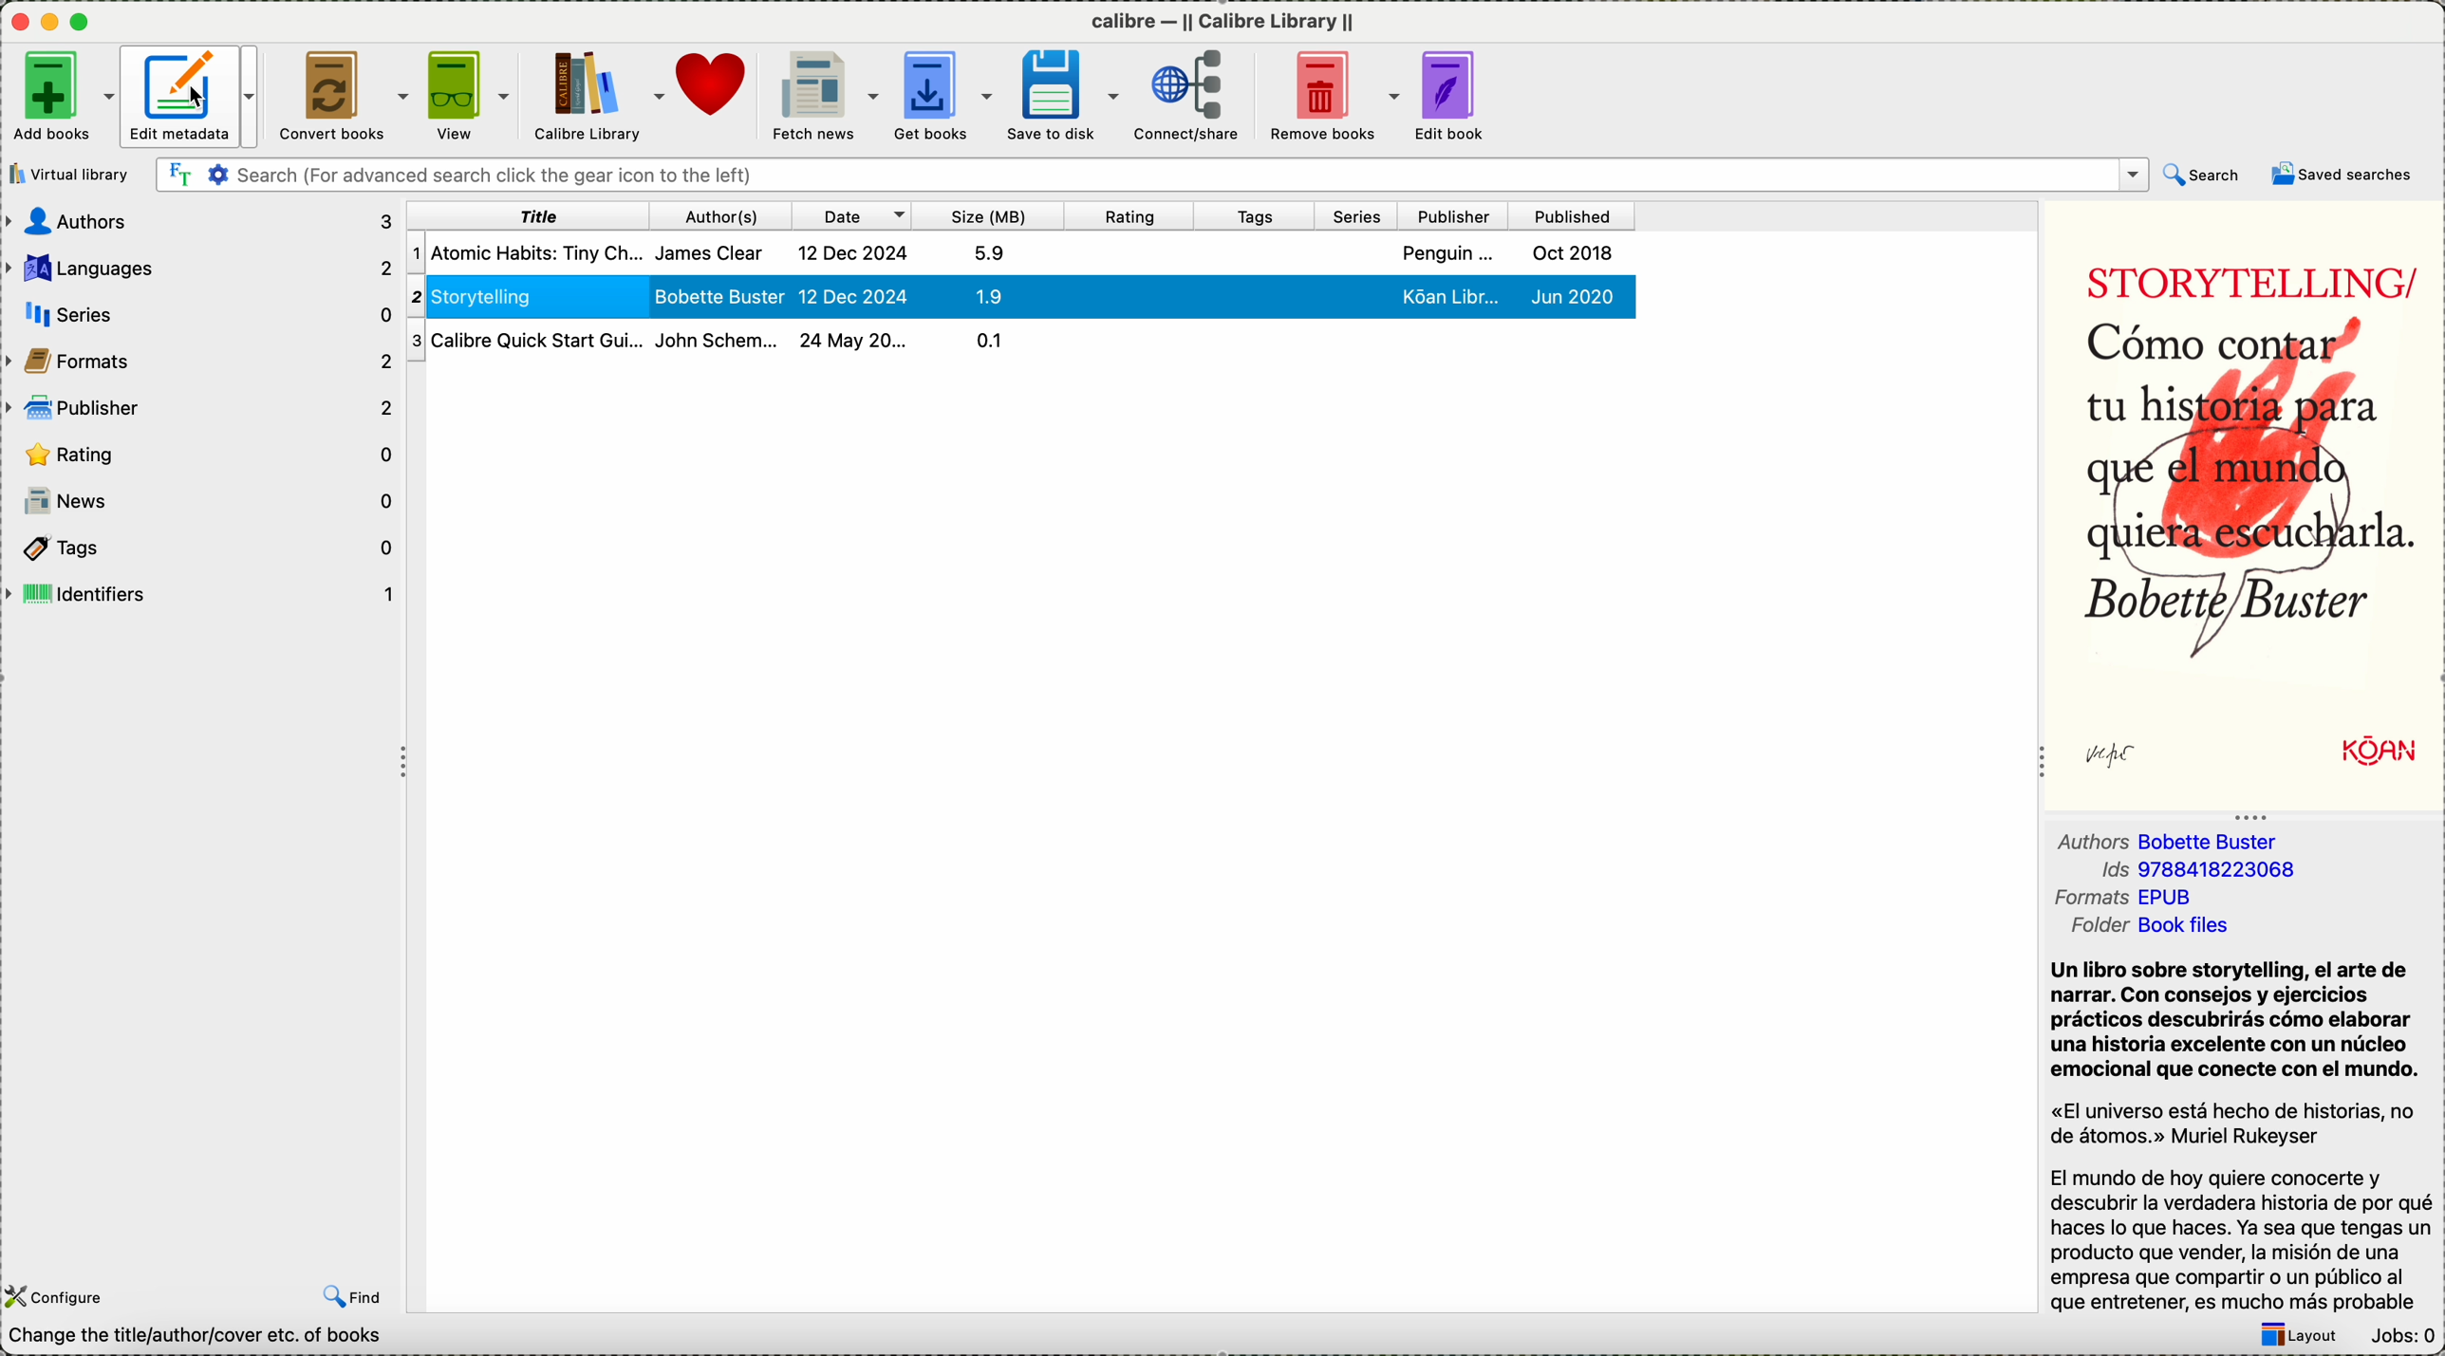  I want to click on convert books, so click(345, 98).